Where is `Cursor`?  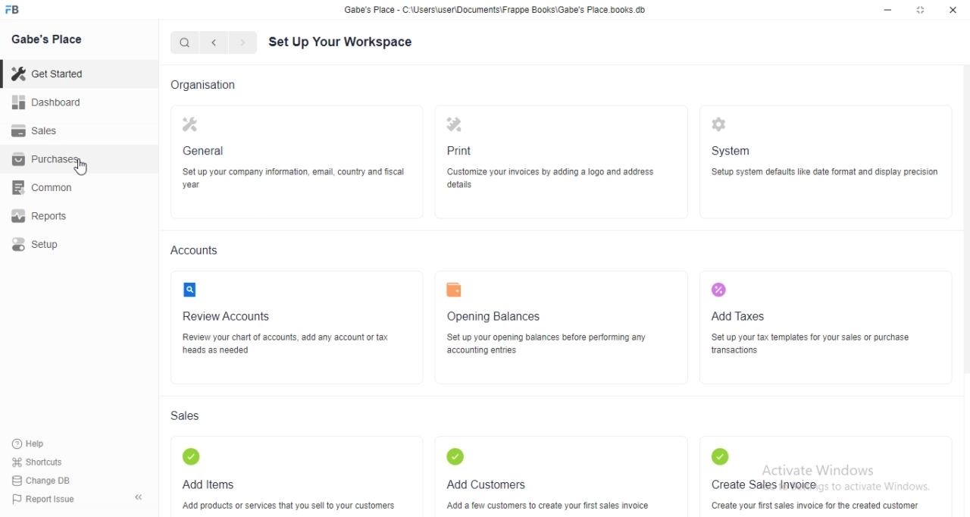
Cursor is located at coordinates (80, 168).